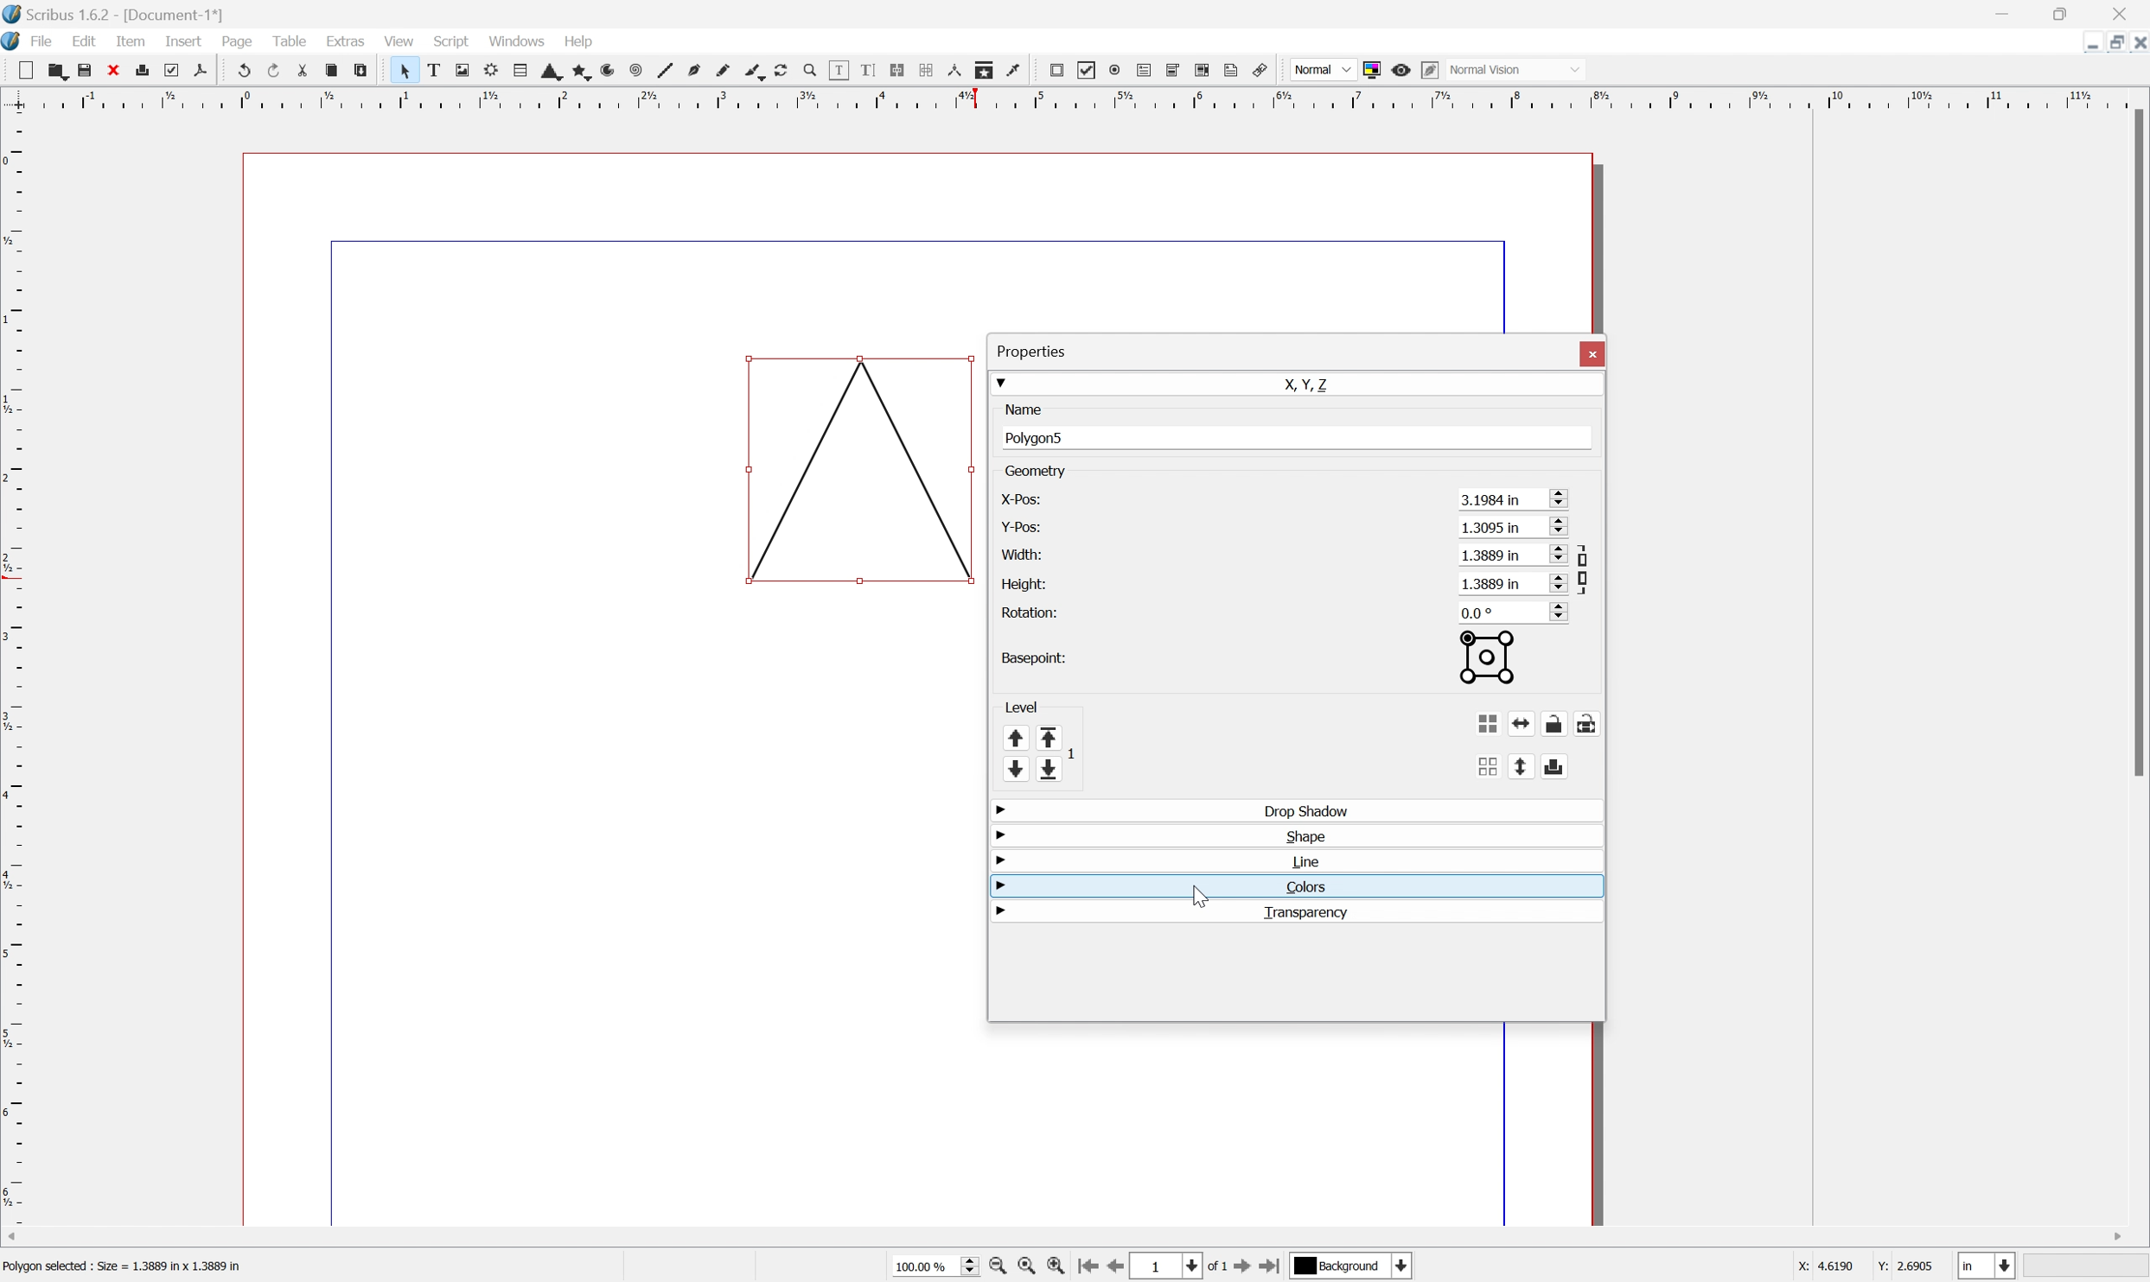  What do you see at coordinates (1199, 892) in the screenshot?
I see `Cursor` at bounding box center [1199, 892].